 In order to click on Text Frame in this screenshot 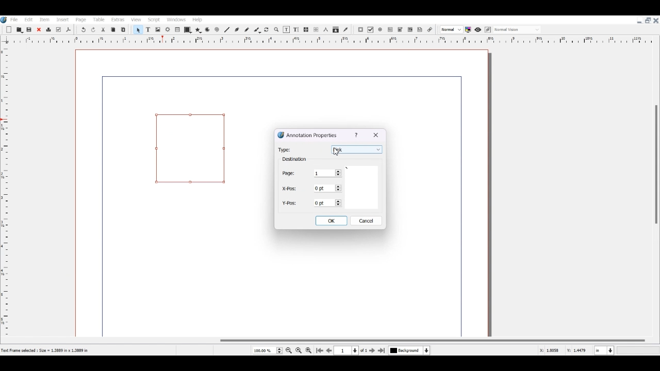, I will do `click(148, 29)`.